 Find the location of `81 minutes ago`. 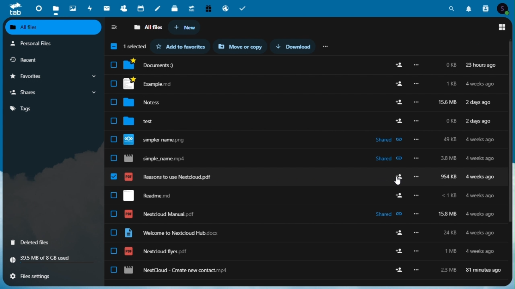

81 minutes ago is located at coordinates (484, 269).